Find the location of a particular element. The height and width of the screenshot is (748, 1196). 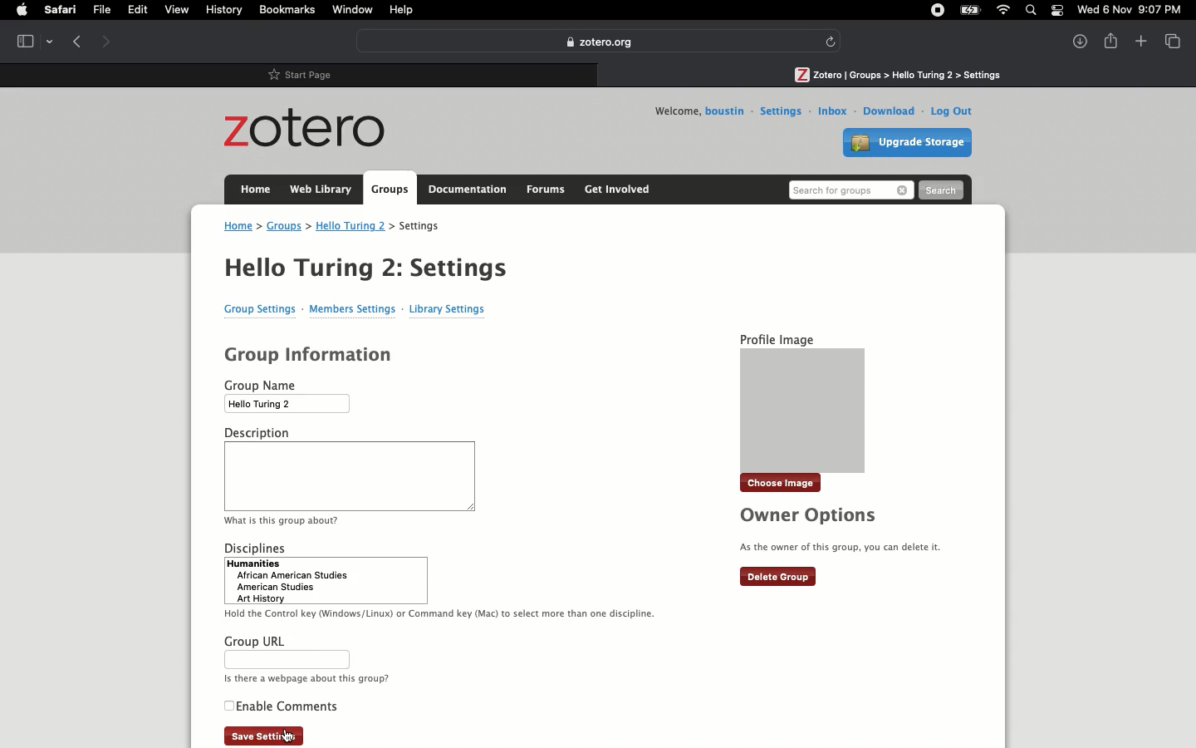

Help is located at coordinates (402, 10).